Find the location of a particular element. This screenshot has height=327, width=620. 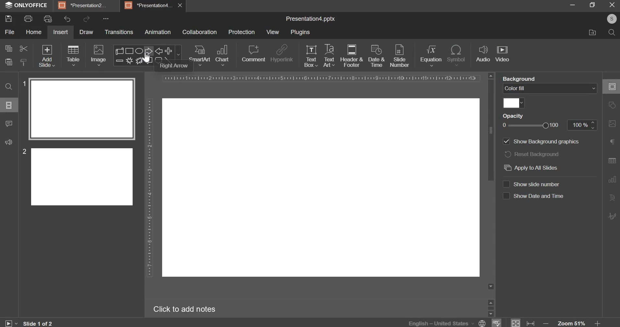

vertical scale is located at coordinates (148, 188).